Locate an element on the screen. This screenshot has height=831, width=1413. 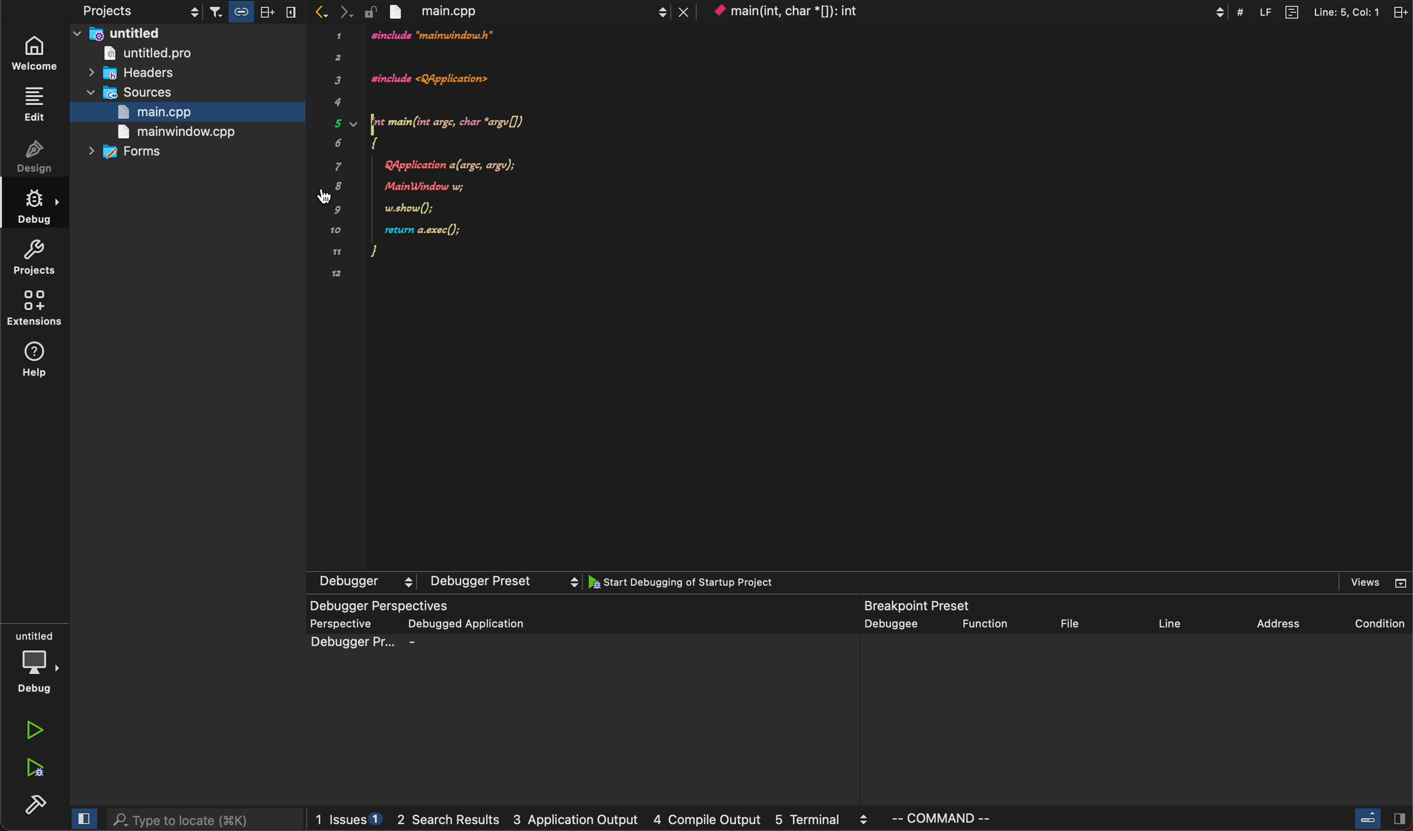
start debugging is located at coordinates (699, 584).